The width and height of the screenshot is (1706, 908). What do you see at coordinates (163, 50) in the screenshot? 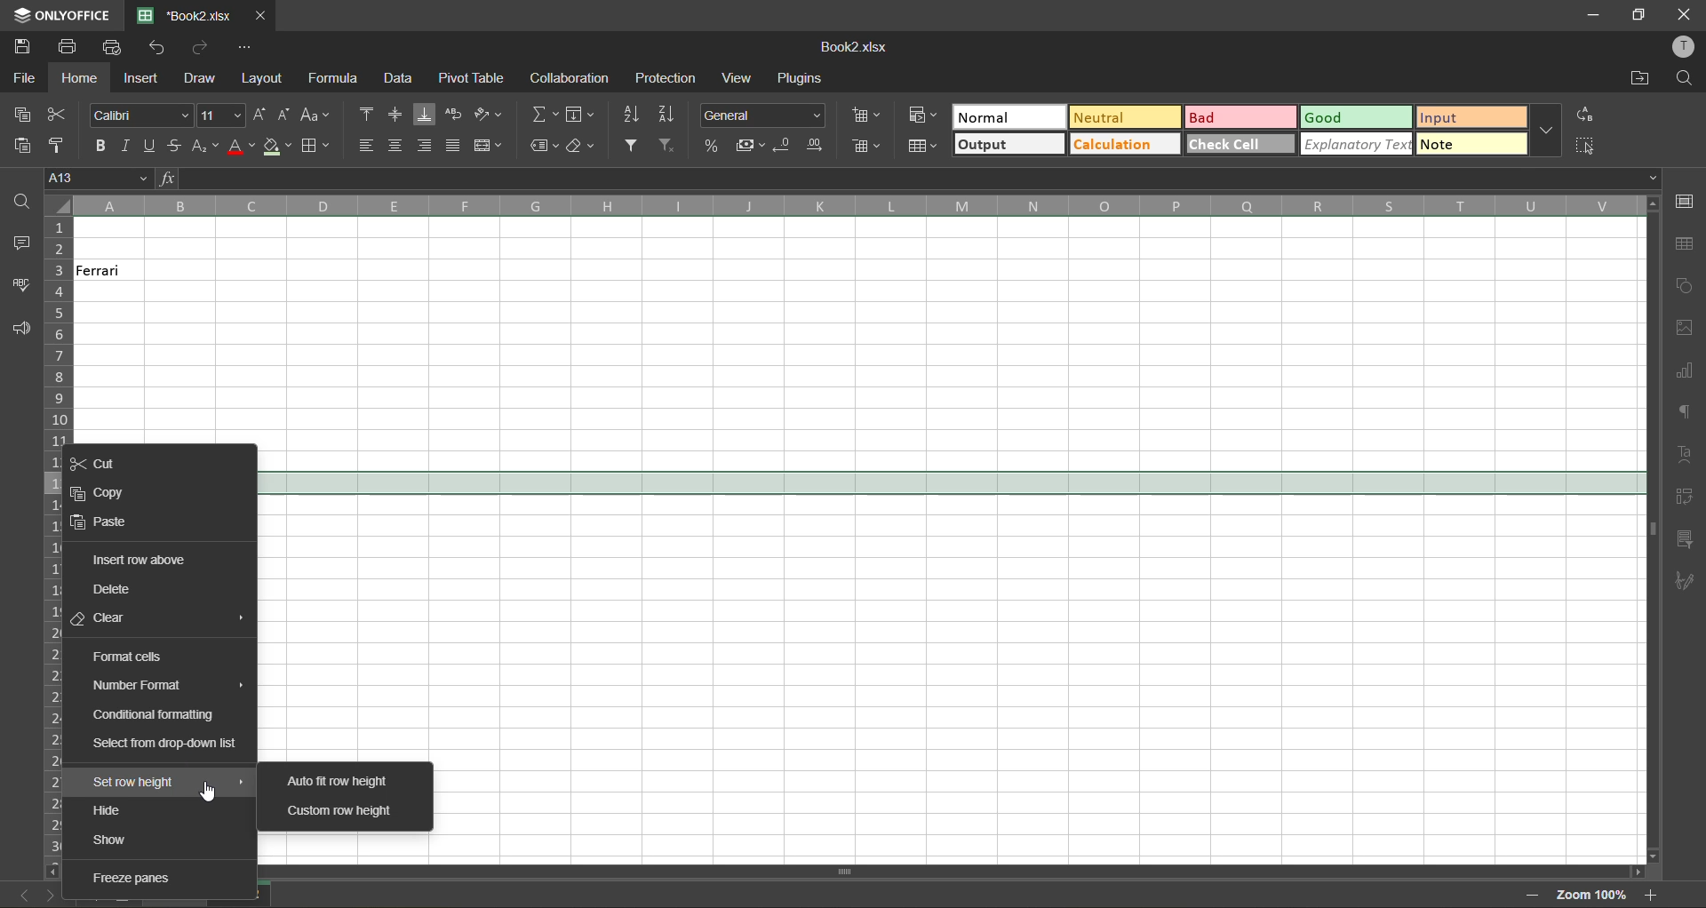
I see `undo` at bounding box center [163, 50].